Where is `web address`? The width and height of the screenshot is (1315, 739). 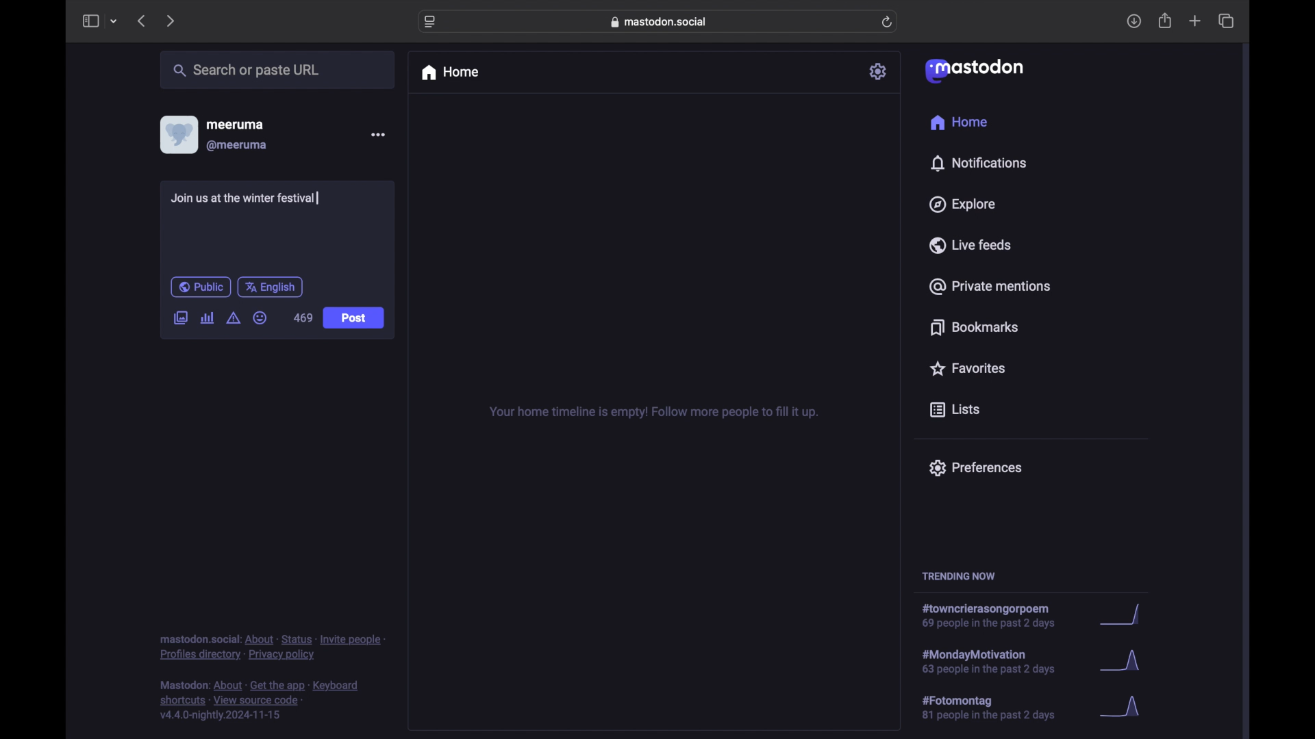
web address is located at coordinates (662, 21).